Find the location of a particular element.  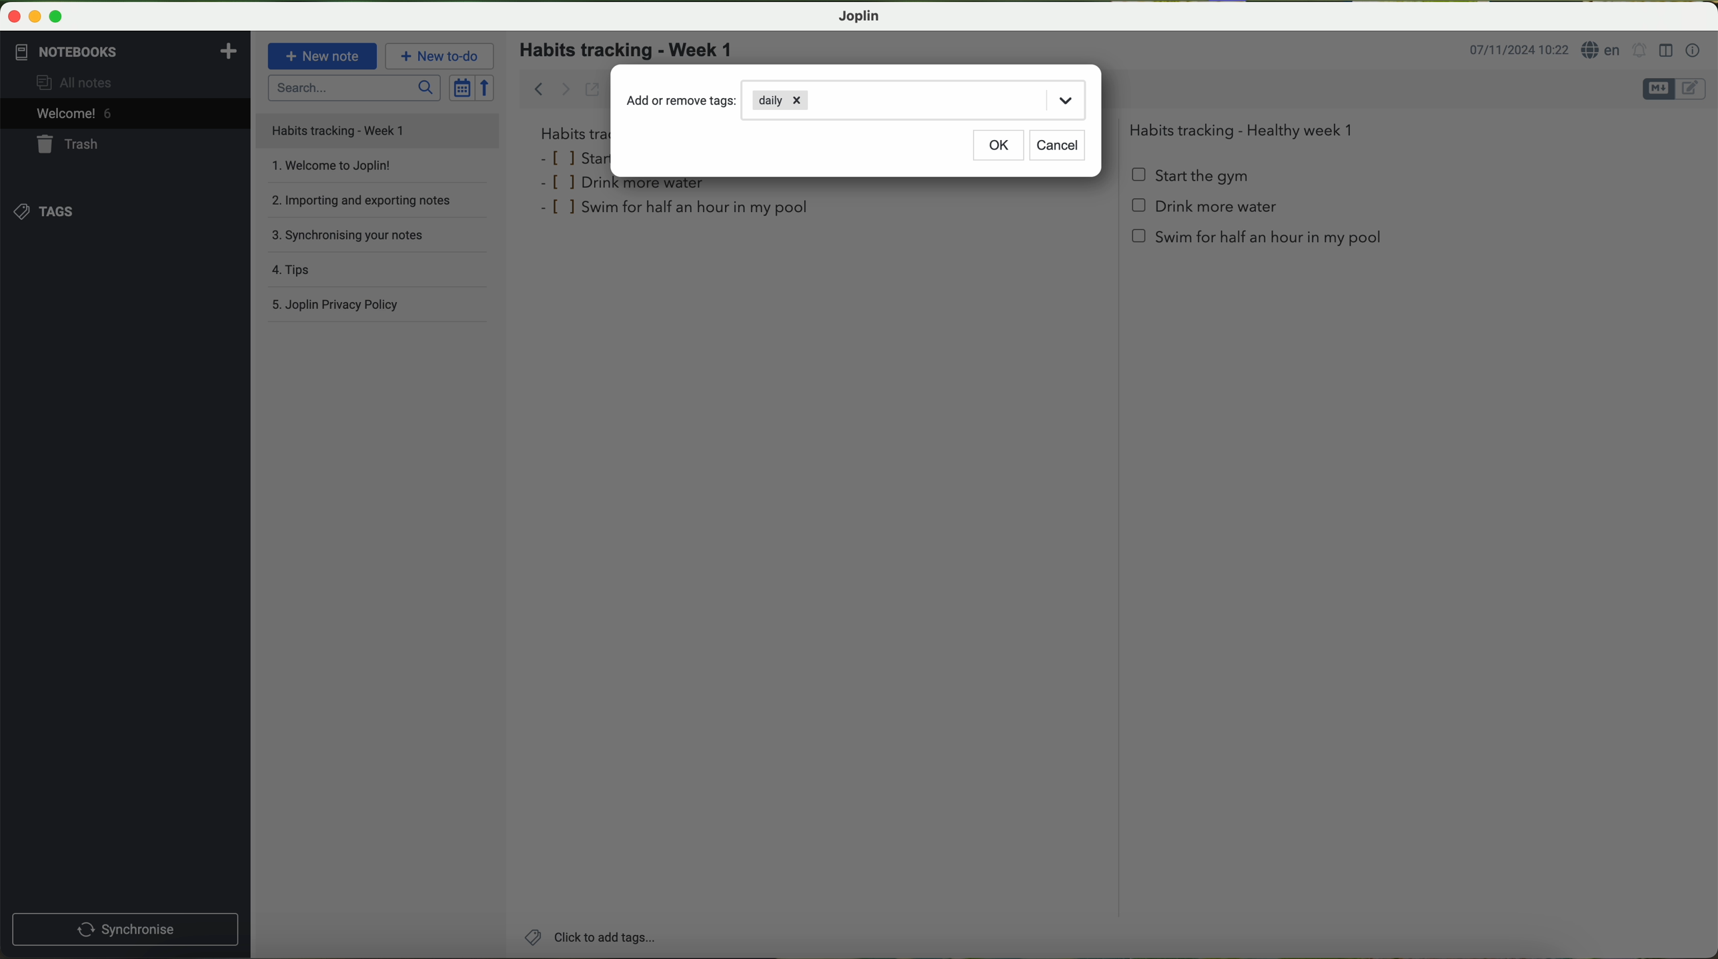

swim for half an hour in my pool is located at coordinates (678, 209).